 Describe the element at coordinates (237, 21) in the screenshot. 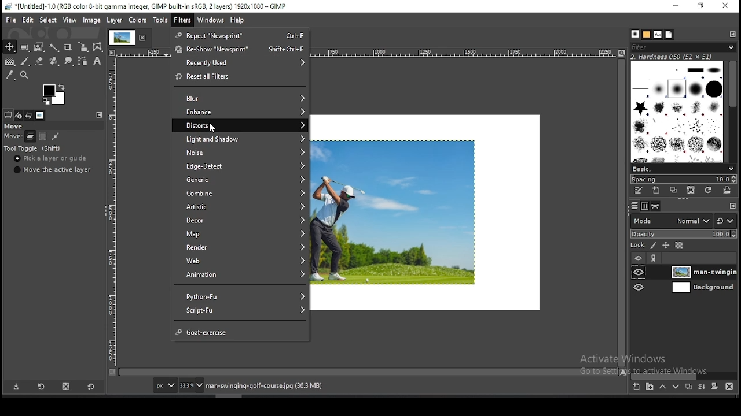

I see `help` at that location.